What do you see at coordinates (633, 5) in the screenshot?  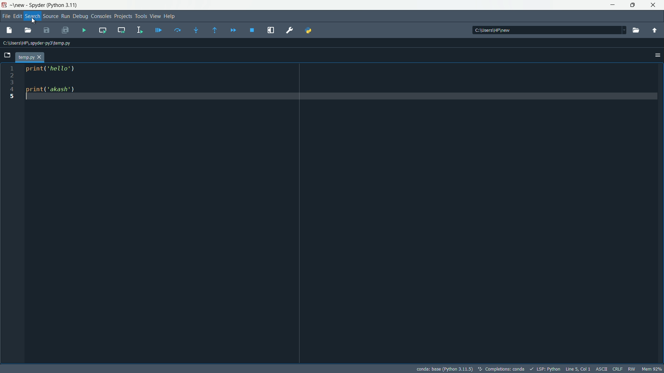 I see `restore` at bounding box center [633, 5].